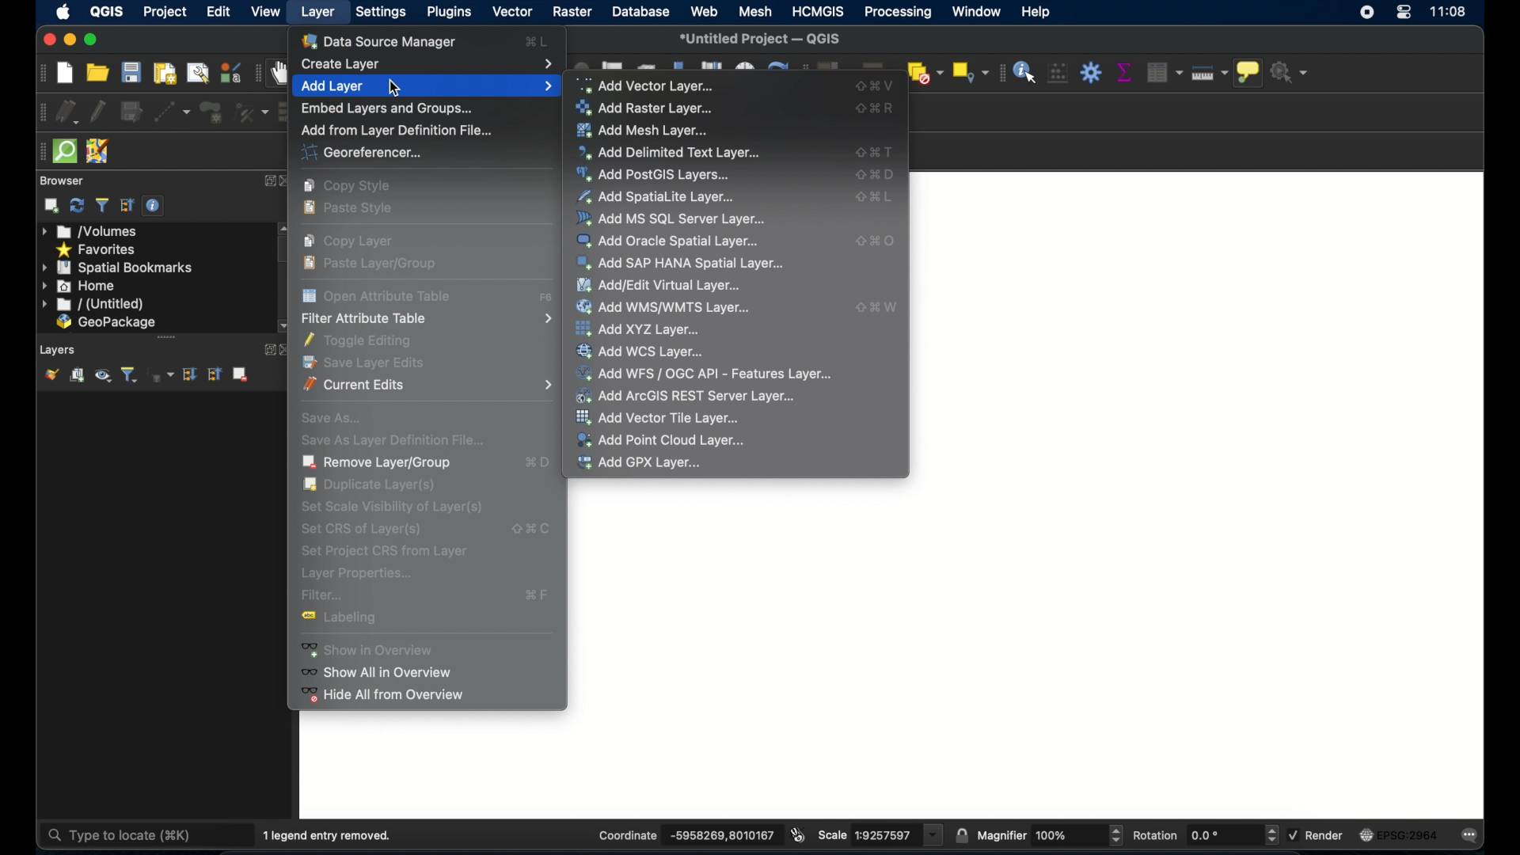 This screenshot has width=1520, height=855. Describe the element at coordinates (365, 529) in the screenshot. I see `set csr of layers` at that location.